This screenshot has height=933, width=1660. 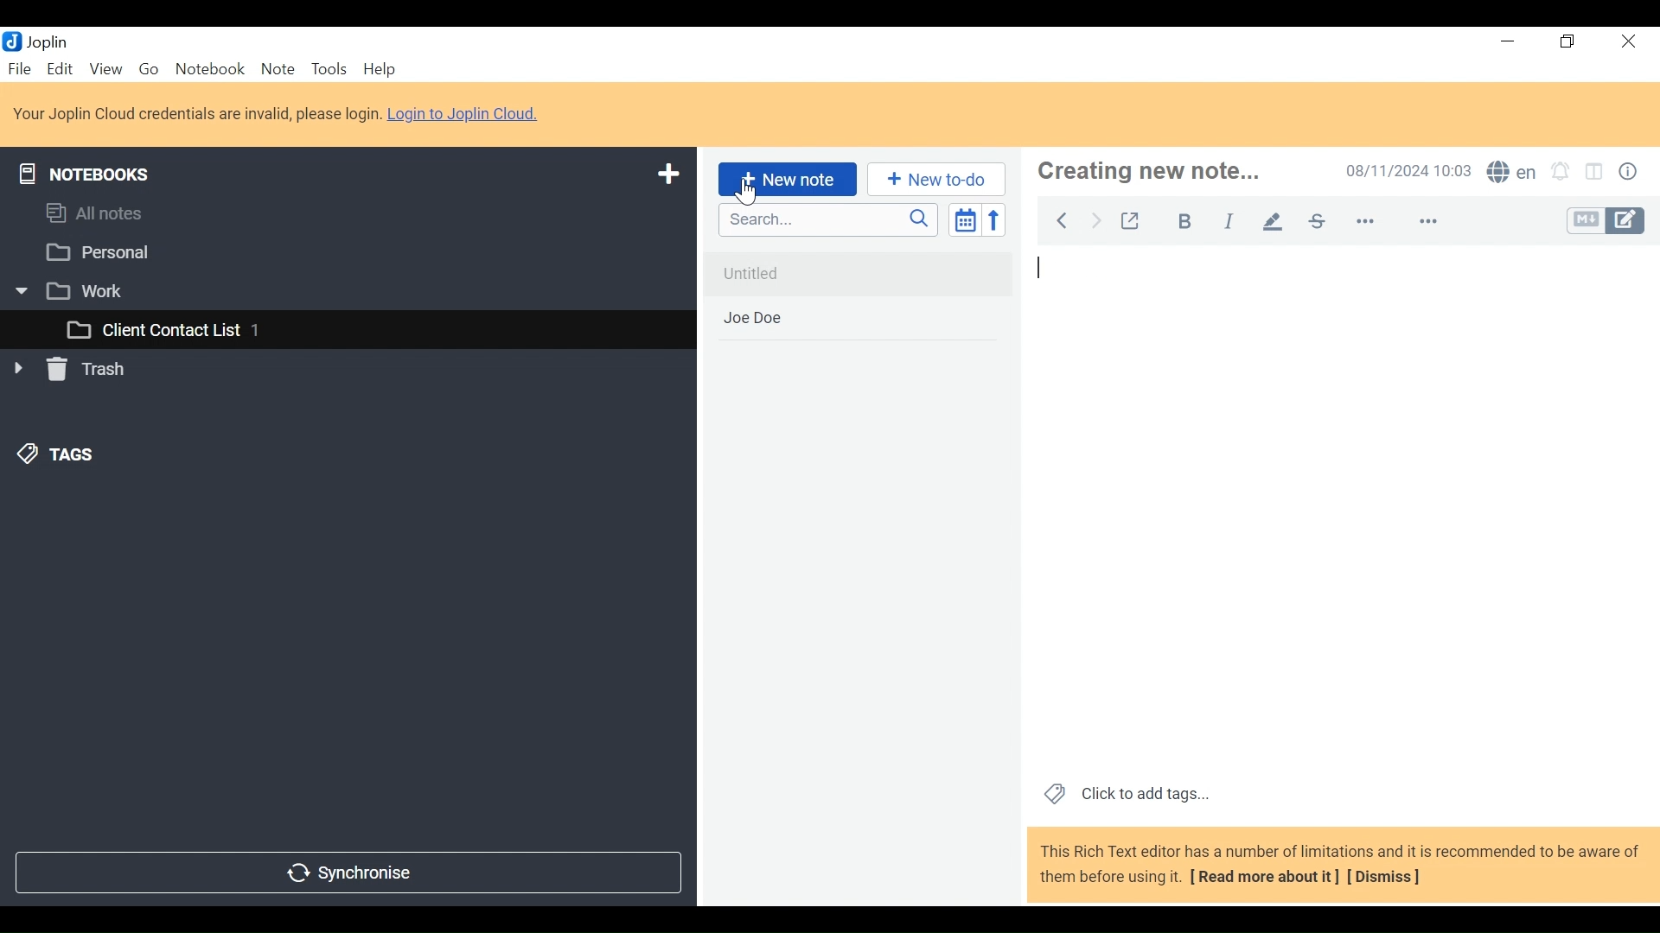 I want to click on Strikethrough, so click(x=1317, y=221).